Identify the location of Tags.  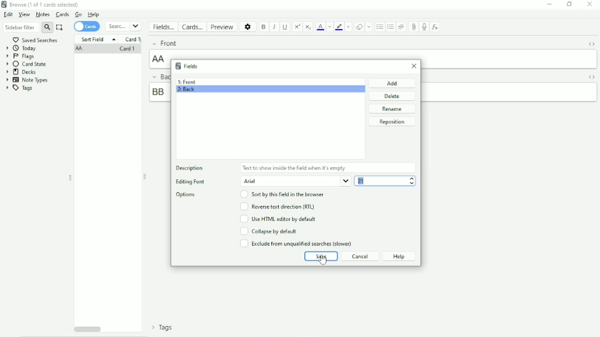
(163, 327).